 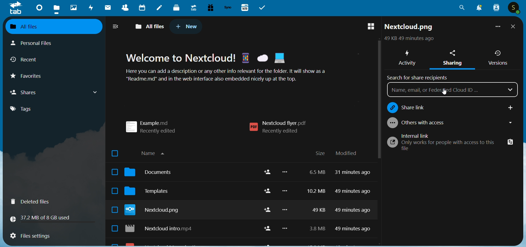 I want to click on synology, so click(x=228, y=8).